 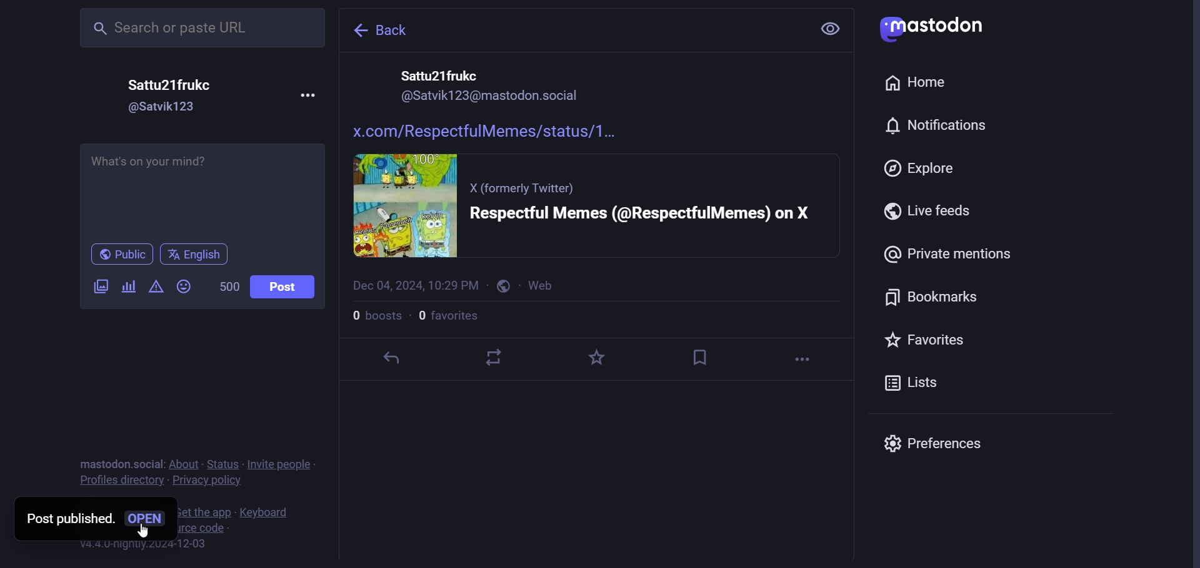 I want to click on Preferences, so click(x=935, y=443).